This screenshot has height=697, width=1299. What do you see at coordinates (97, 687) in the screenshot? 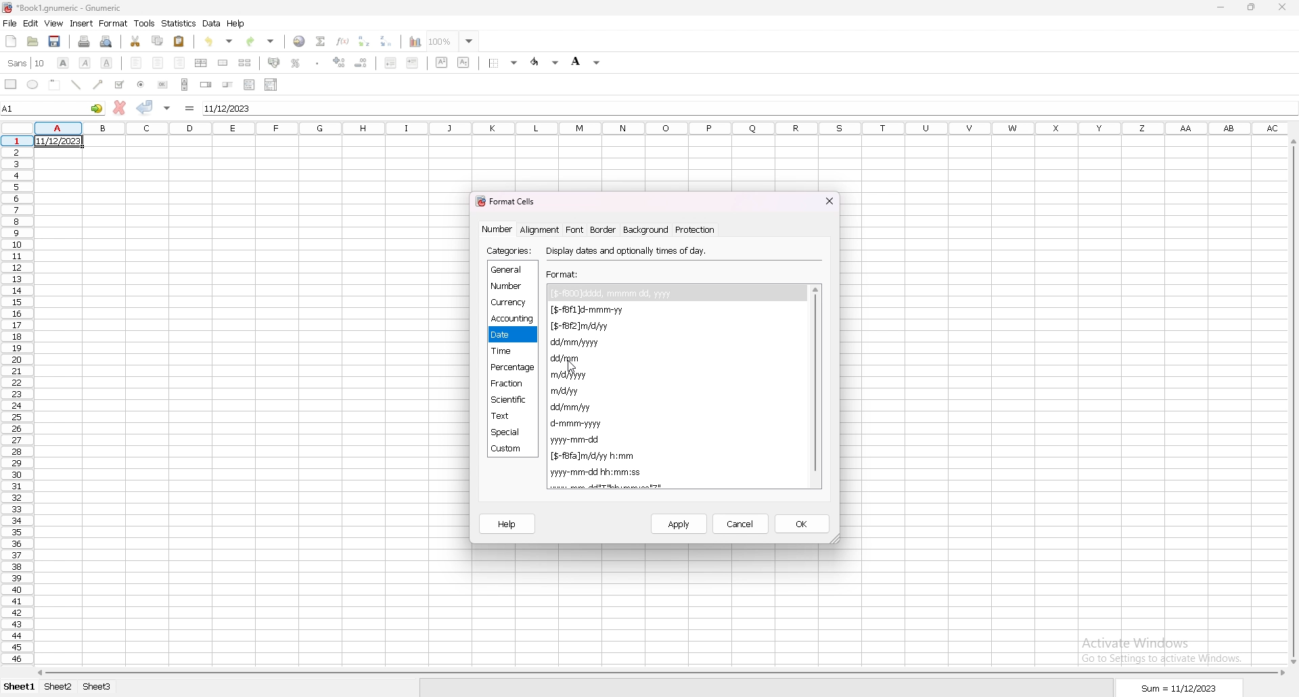
I see `sheet 3` at bounding box center [97, 687].